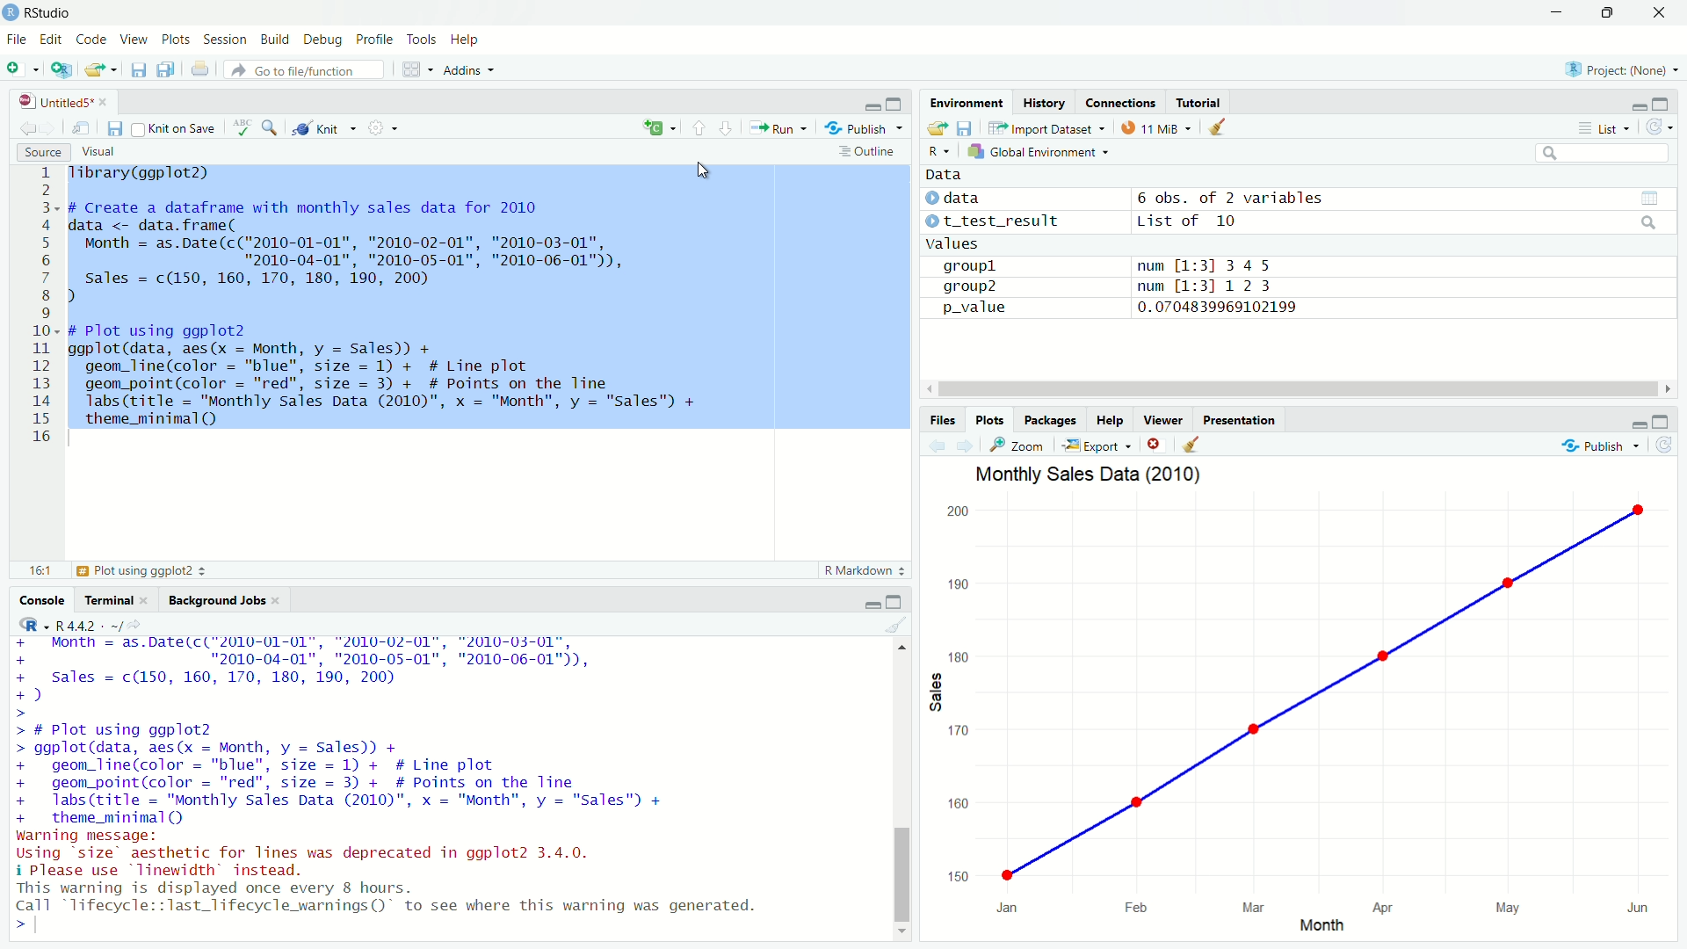  What do you see at coordinates (1200, 443) in the screenshot?
I see `clear workspace` at bounding box center [1200, 443].